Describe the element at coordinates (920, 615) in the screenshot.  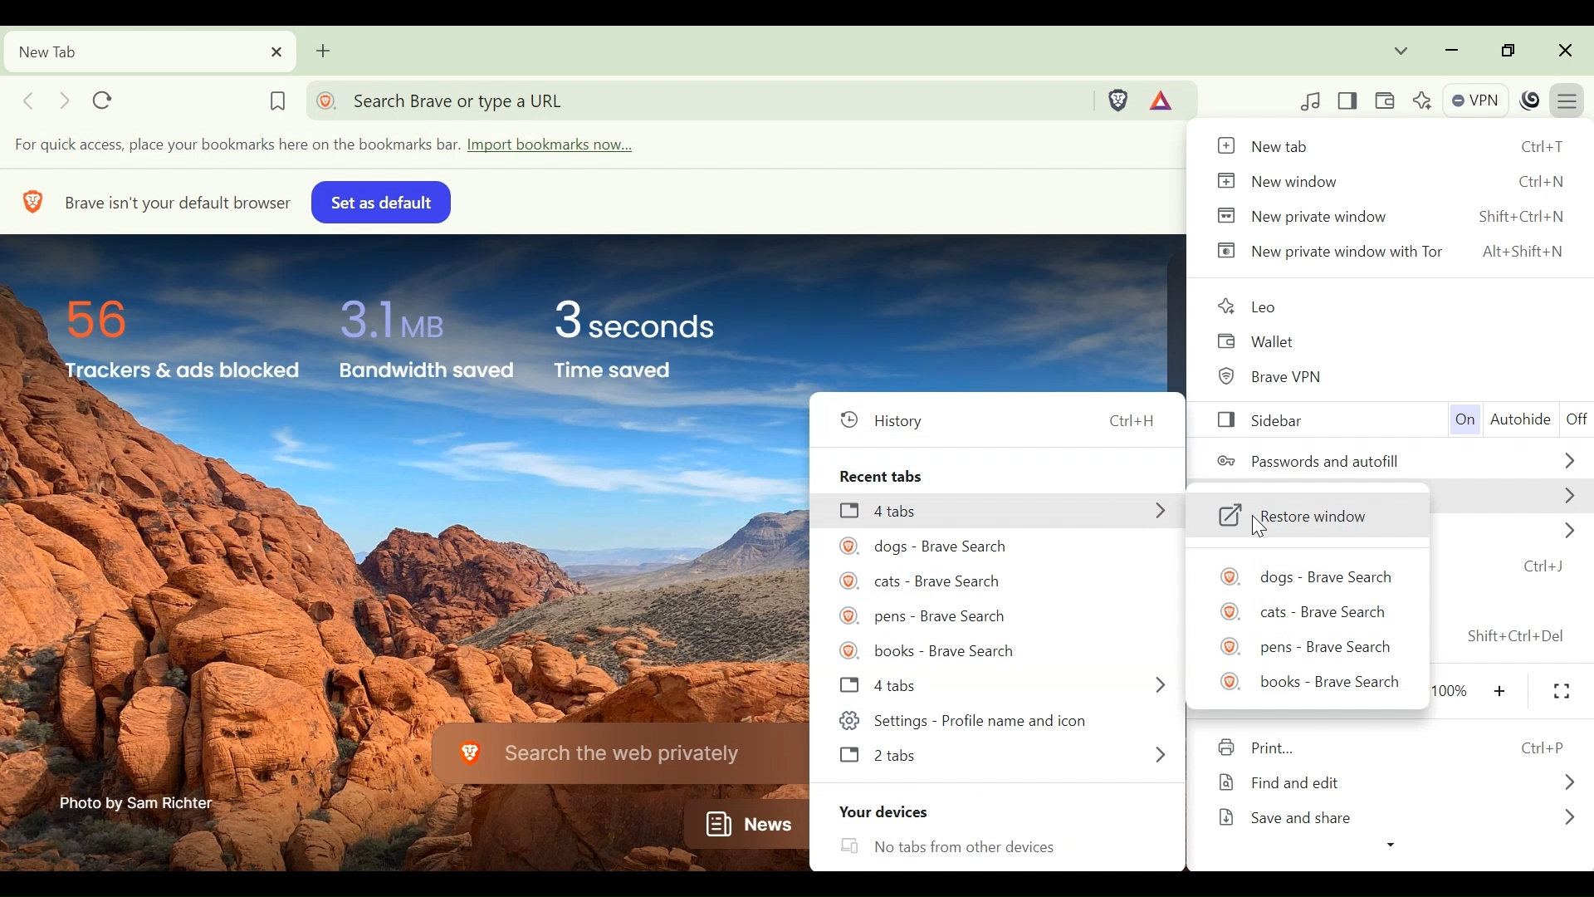
I see `@). pens - Brave Search` at that location.